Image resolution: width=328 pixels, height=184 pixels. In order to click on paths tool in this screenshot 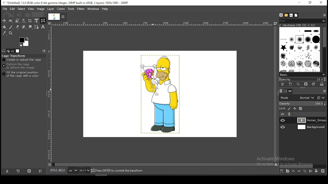, I will do `click(36, 27)`.